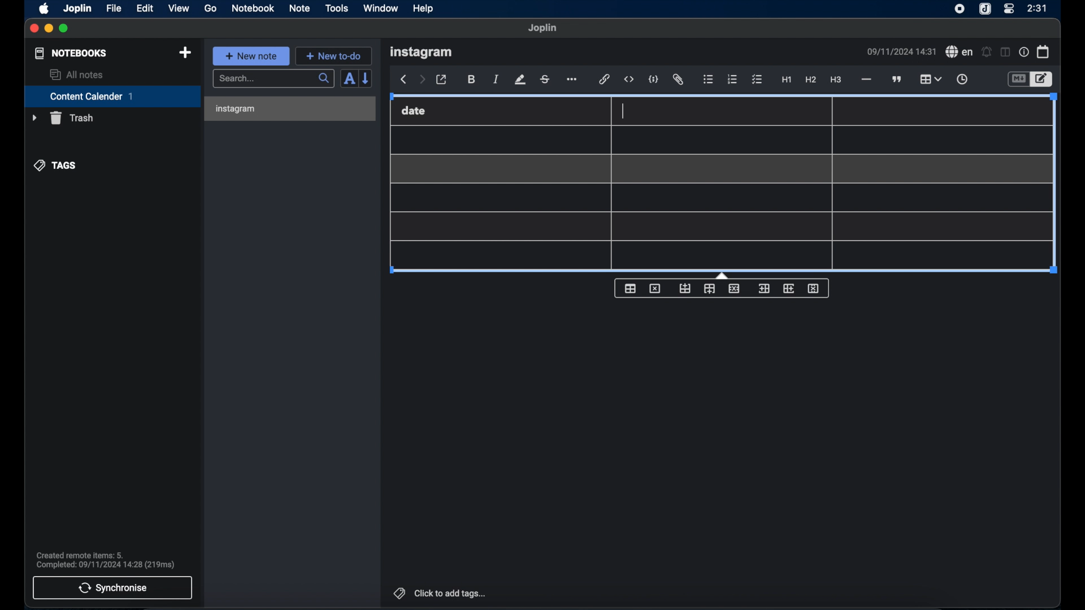  I want to click on toggle editor, so click(1017, 78).